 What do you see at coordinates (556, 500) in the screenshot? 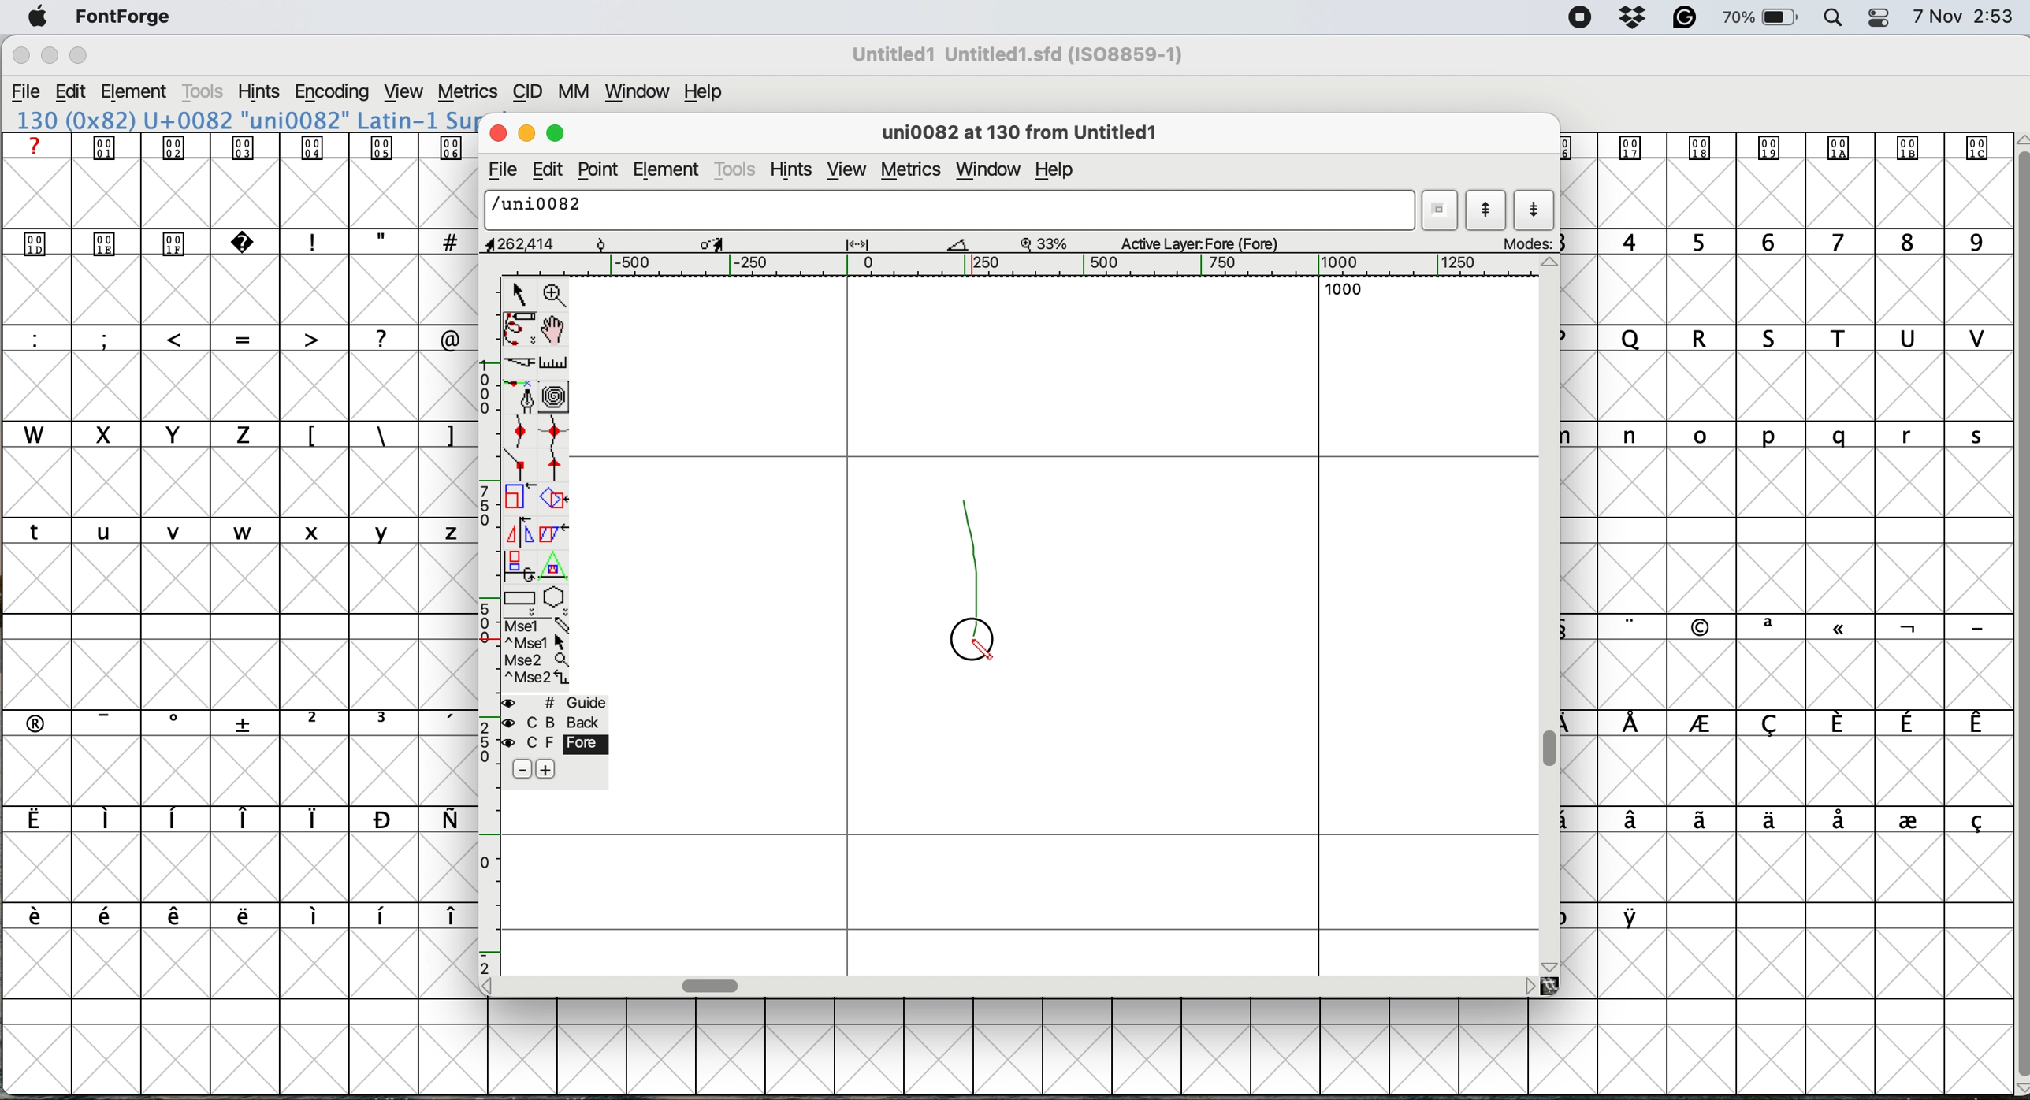
I see `rotate selection` at bounding box center [556, 500].